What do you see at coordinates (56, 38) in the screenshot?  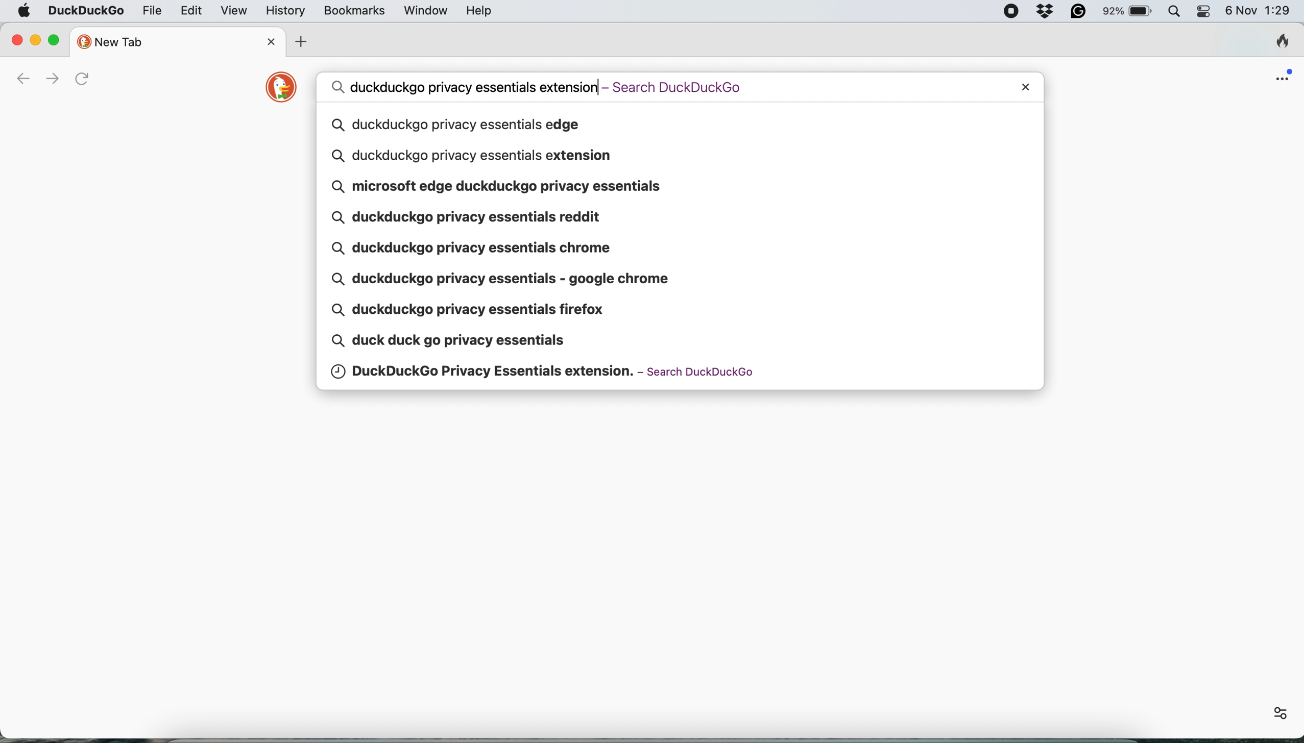 I see `maximise` at bounding box center [56, 38].